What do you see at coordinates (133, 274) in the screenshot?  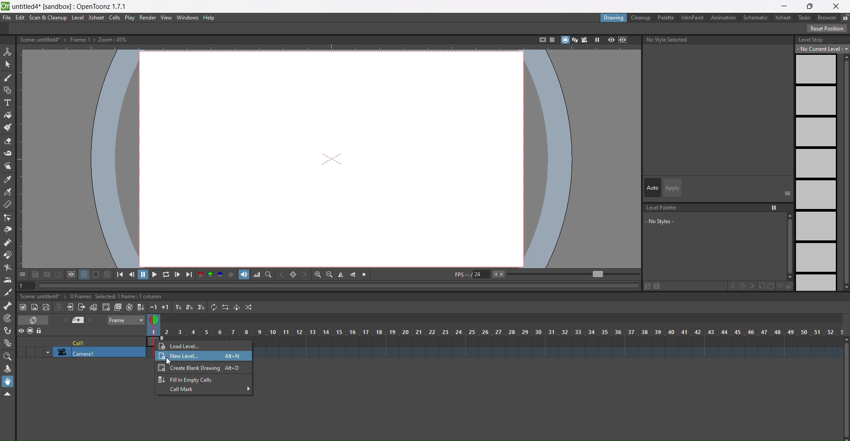 I see `previous frame` at bounding box center [133, 274].